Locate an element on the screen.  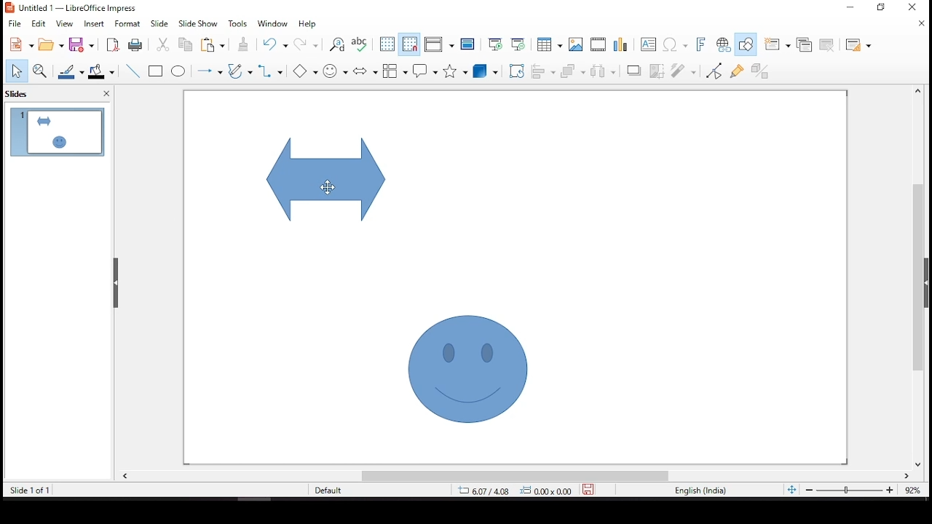
text box is located at coordinates (649, 45).